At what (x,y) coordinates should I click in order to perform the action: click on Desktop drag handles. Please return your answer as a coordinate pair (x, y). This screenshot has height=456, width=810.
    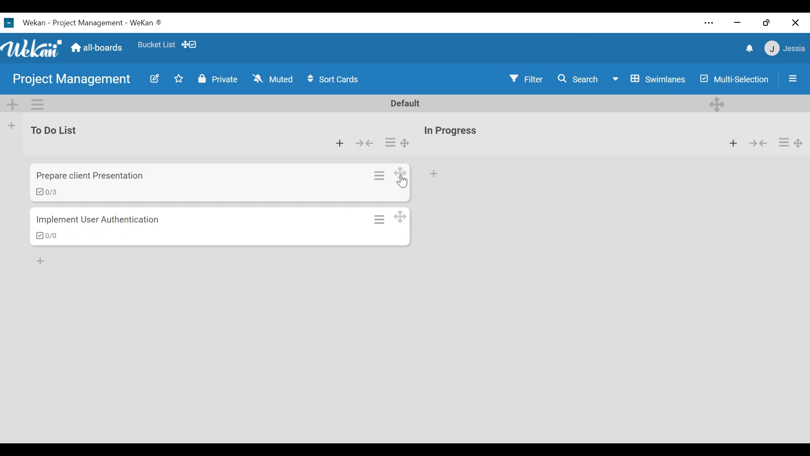
    Looking at the image, I should click on (401, 216).